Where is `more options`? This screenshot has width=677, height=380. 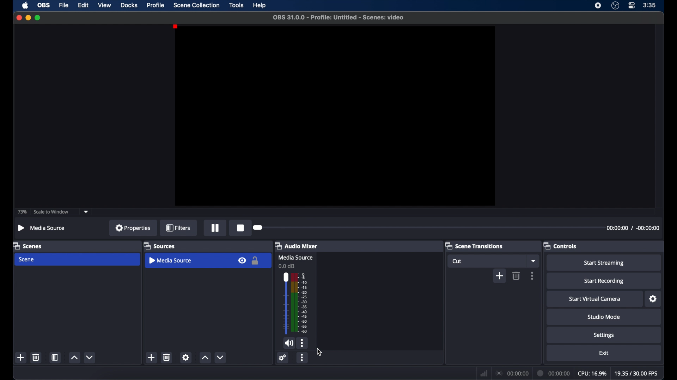
more options is located at coordinates (303, 357).